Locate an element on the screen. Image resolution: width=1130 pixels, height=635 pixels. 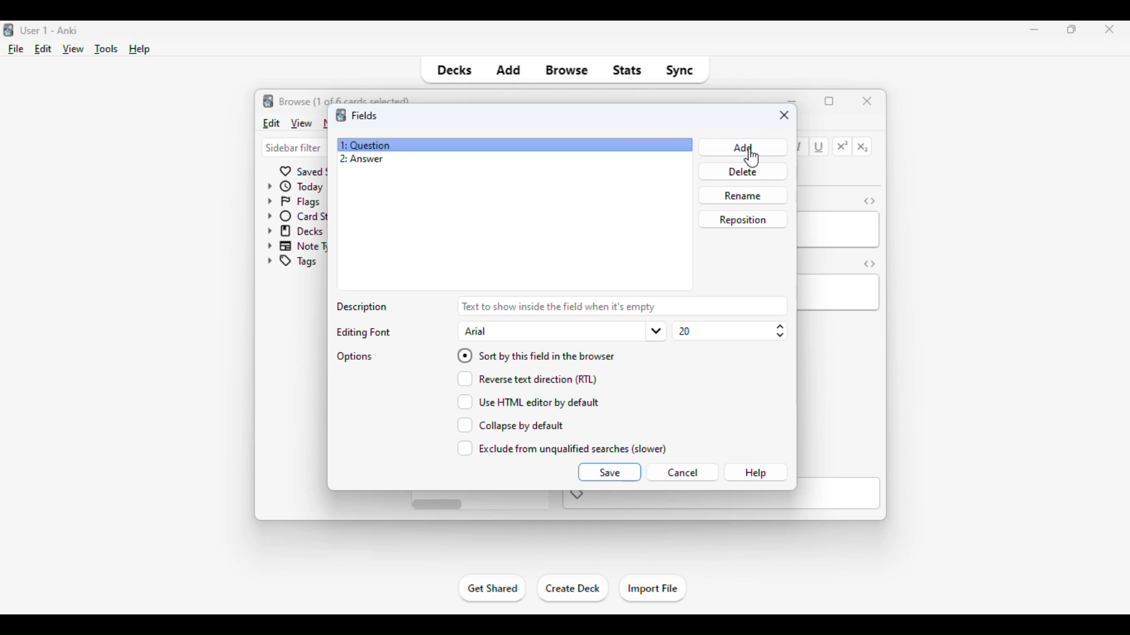
get shared is located at coordinates (493, 588).